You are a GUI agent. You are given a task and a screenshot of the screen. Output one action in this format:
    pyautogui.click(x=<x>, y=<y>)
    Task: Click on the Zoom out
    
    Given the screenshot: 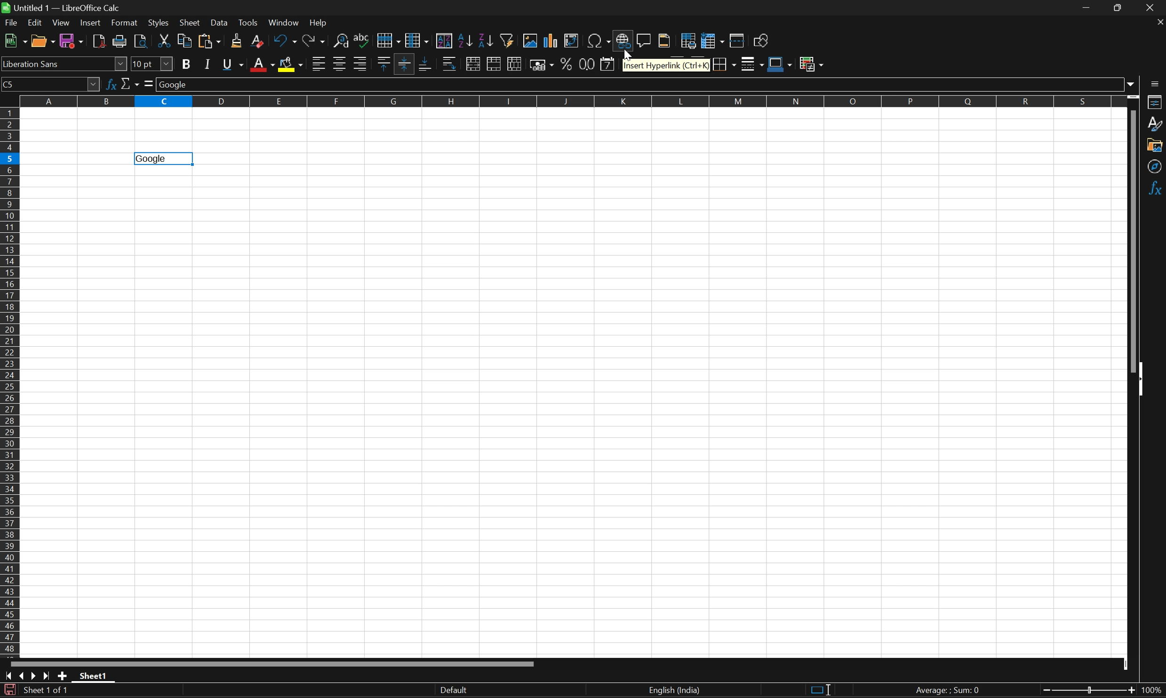 What is the action you would take?
    pyautogui.click(x=1130, y=691)
    